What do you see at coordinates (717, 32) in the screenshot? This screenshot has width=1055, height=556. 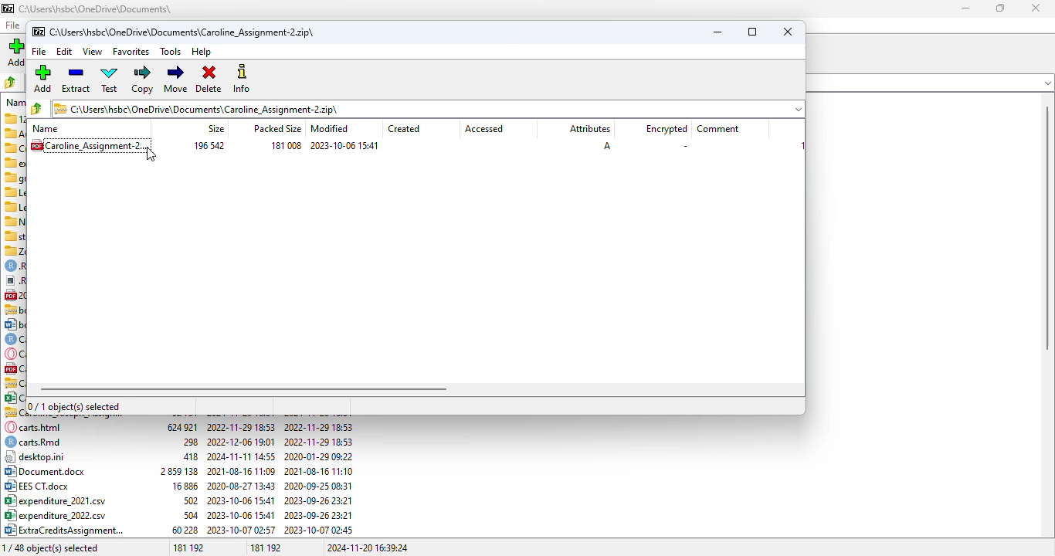 I see `minimize` at bounding box center [717, 32].